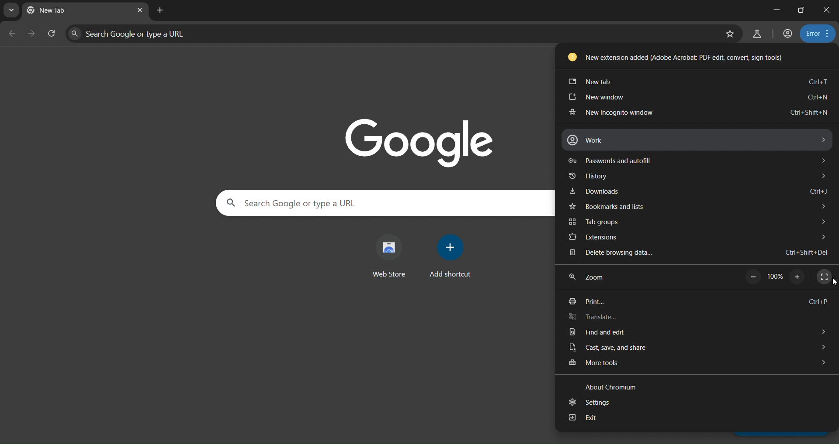  Describe the element at coordinates (695, 236) in the screenshot. I see `extensions` at that location.